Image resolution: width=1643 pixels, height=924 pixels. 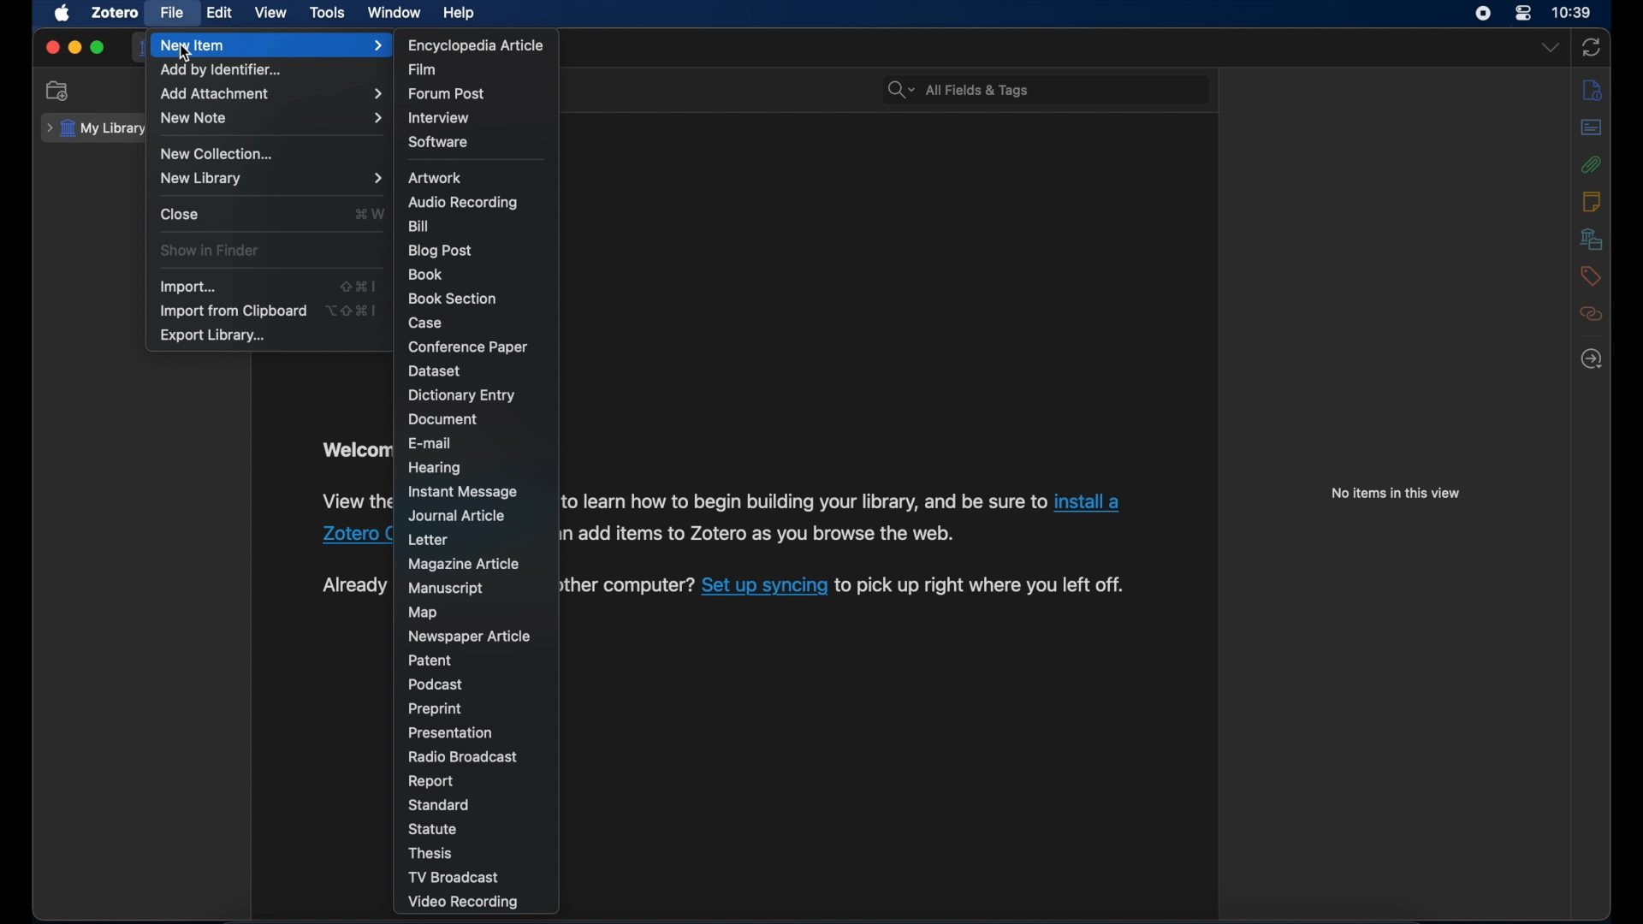 I want to click on help, so click(x=460, y=14).